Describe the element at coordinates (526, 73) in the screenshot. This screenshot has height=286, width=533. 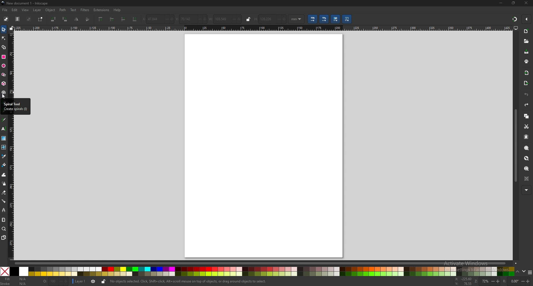
I see `import` at that location.